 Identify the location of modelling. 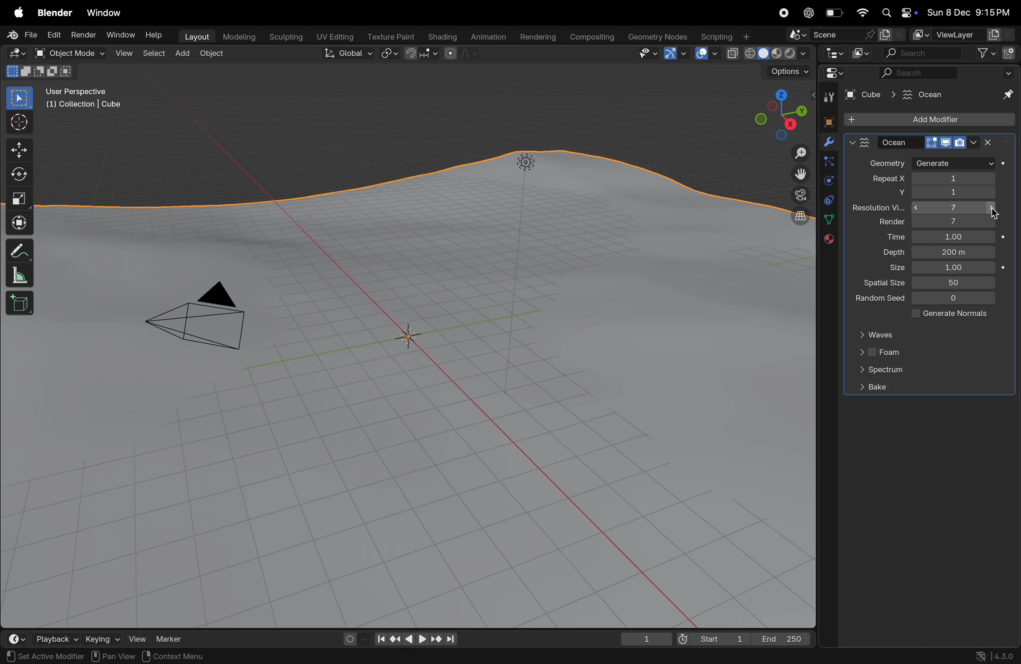
(239, 36).